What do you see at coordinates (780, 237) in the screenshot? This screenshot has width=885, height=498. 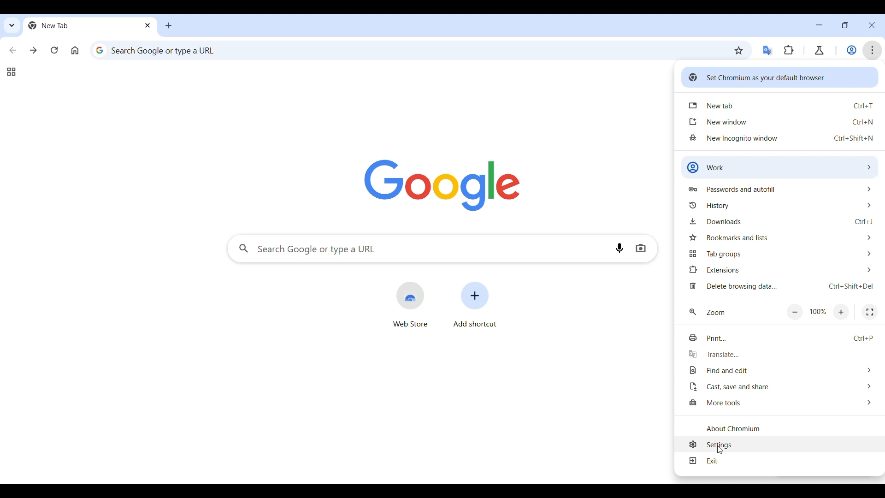 I see `Bookmark and lists` at bounding box center [780, 237].